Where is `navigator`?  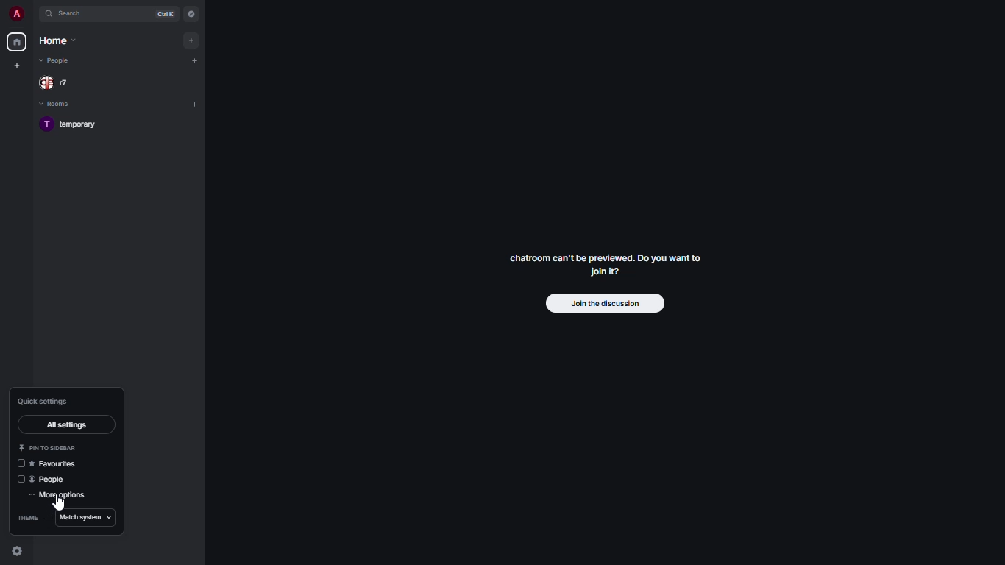 navigator is located at coordinates (191, 14).